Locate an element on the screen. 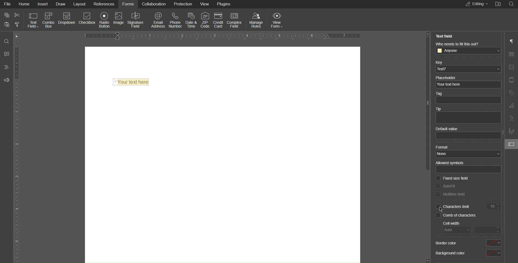 This screenshot has width=518, height=263. paste is located at coordinates (17, 25).